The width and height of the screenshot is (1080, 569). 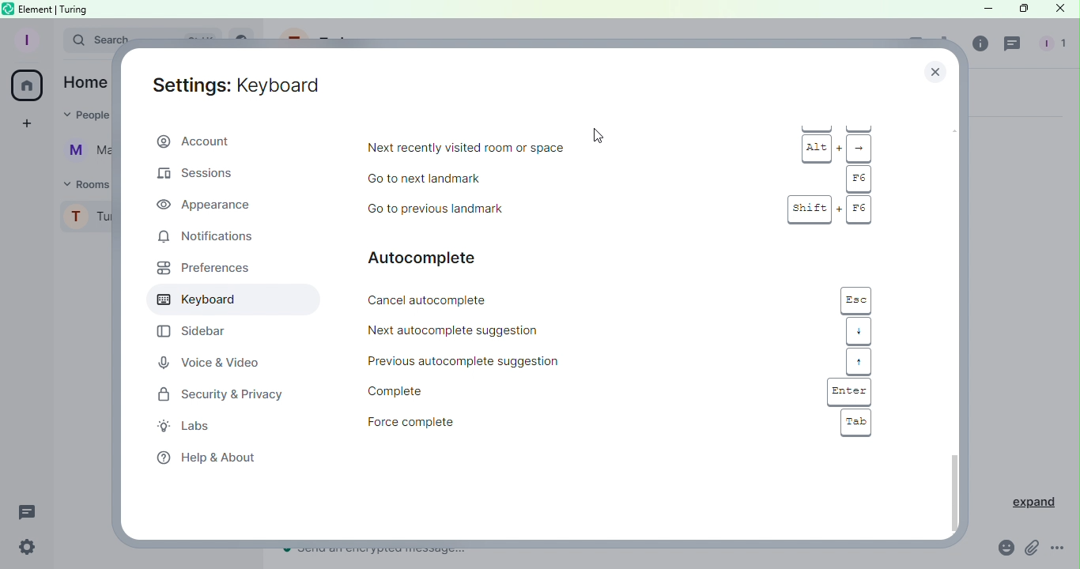 What do you see at coordinates (837, 148) in the screenshot?
I see `alt + right arrow` at bounding box center [837, 148].